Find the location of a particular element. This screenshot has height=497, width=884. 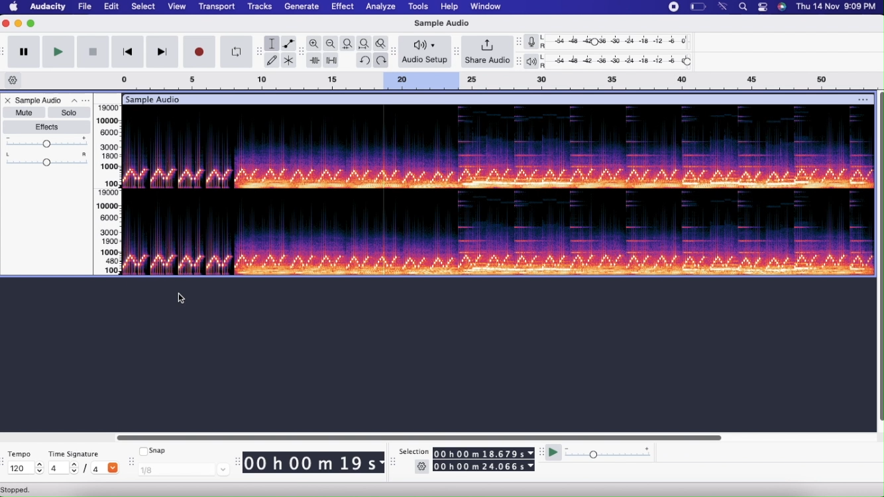

Play is located at coordinates (60, 52).